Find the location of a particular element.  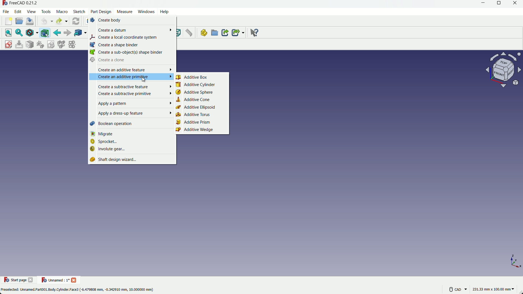

create link is located at coordinates (225, 33).